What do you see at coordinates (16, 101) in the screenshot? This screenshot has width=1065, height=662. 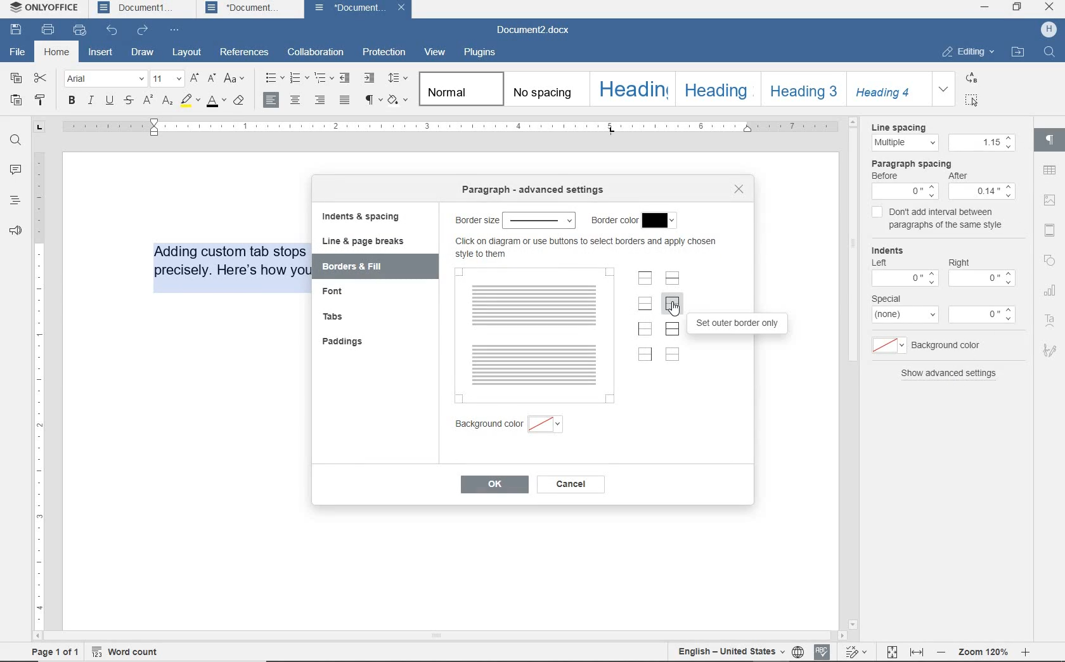 I see `paste` at bounding box center [16, 101].